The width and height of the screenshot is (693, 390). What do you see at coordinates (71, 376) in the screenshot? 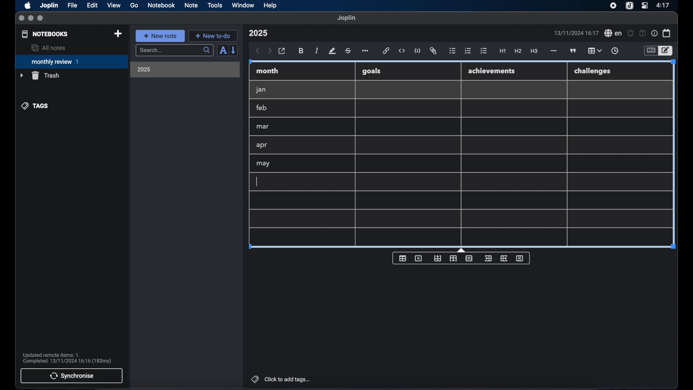
I see `synchronise` at bounding box center [71, 376].